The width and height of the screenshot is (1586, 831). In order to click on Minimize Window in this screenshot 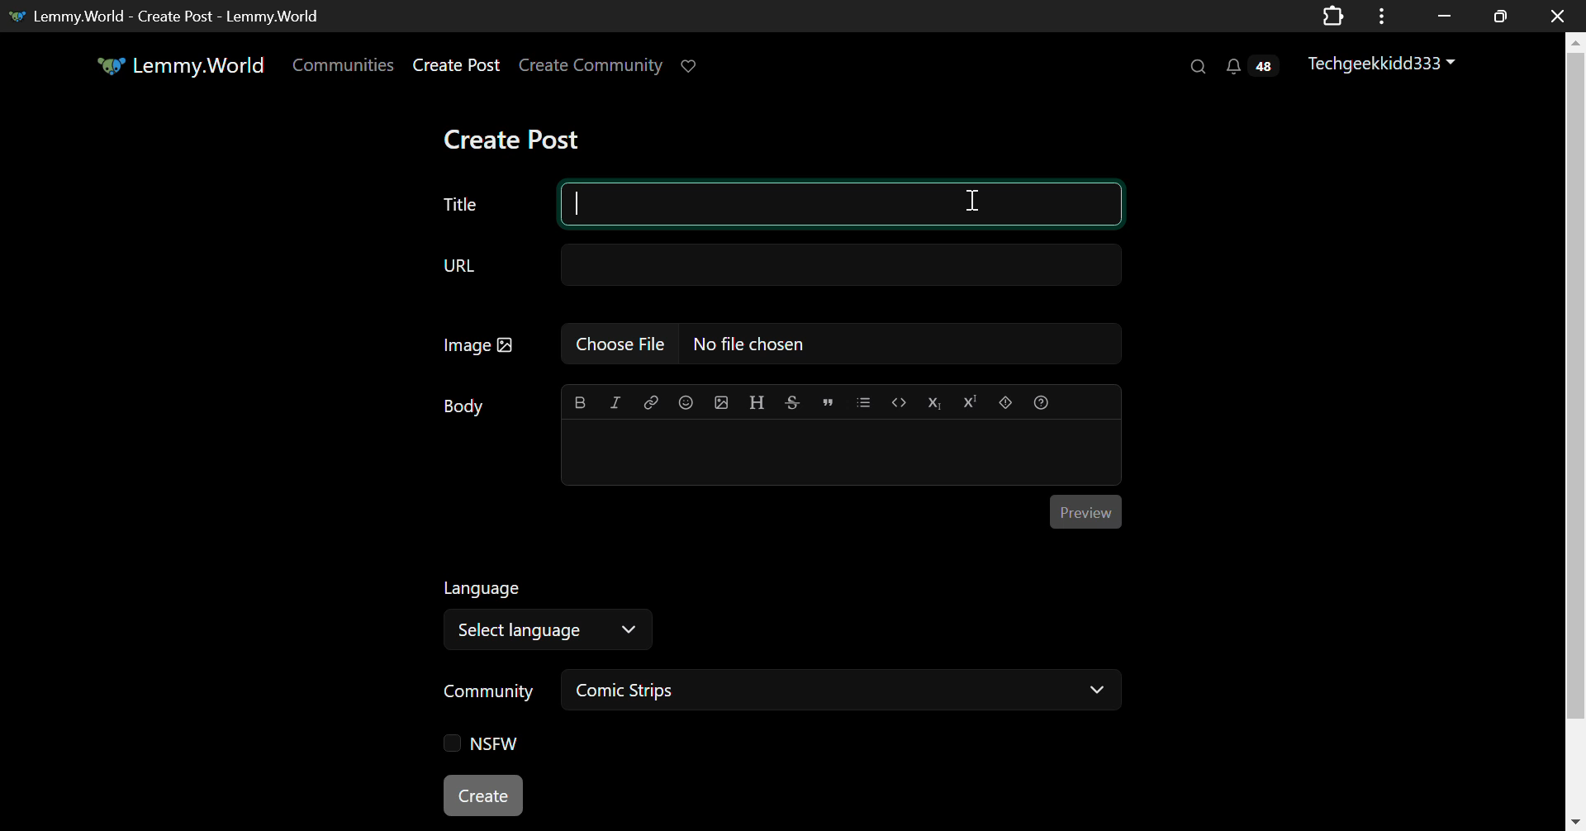, I will do `click(1502, 16)`.